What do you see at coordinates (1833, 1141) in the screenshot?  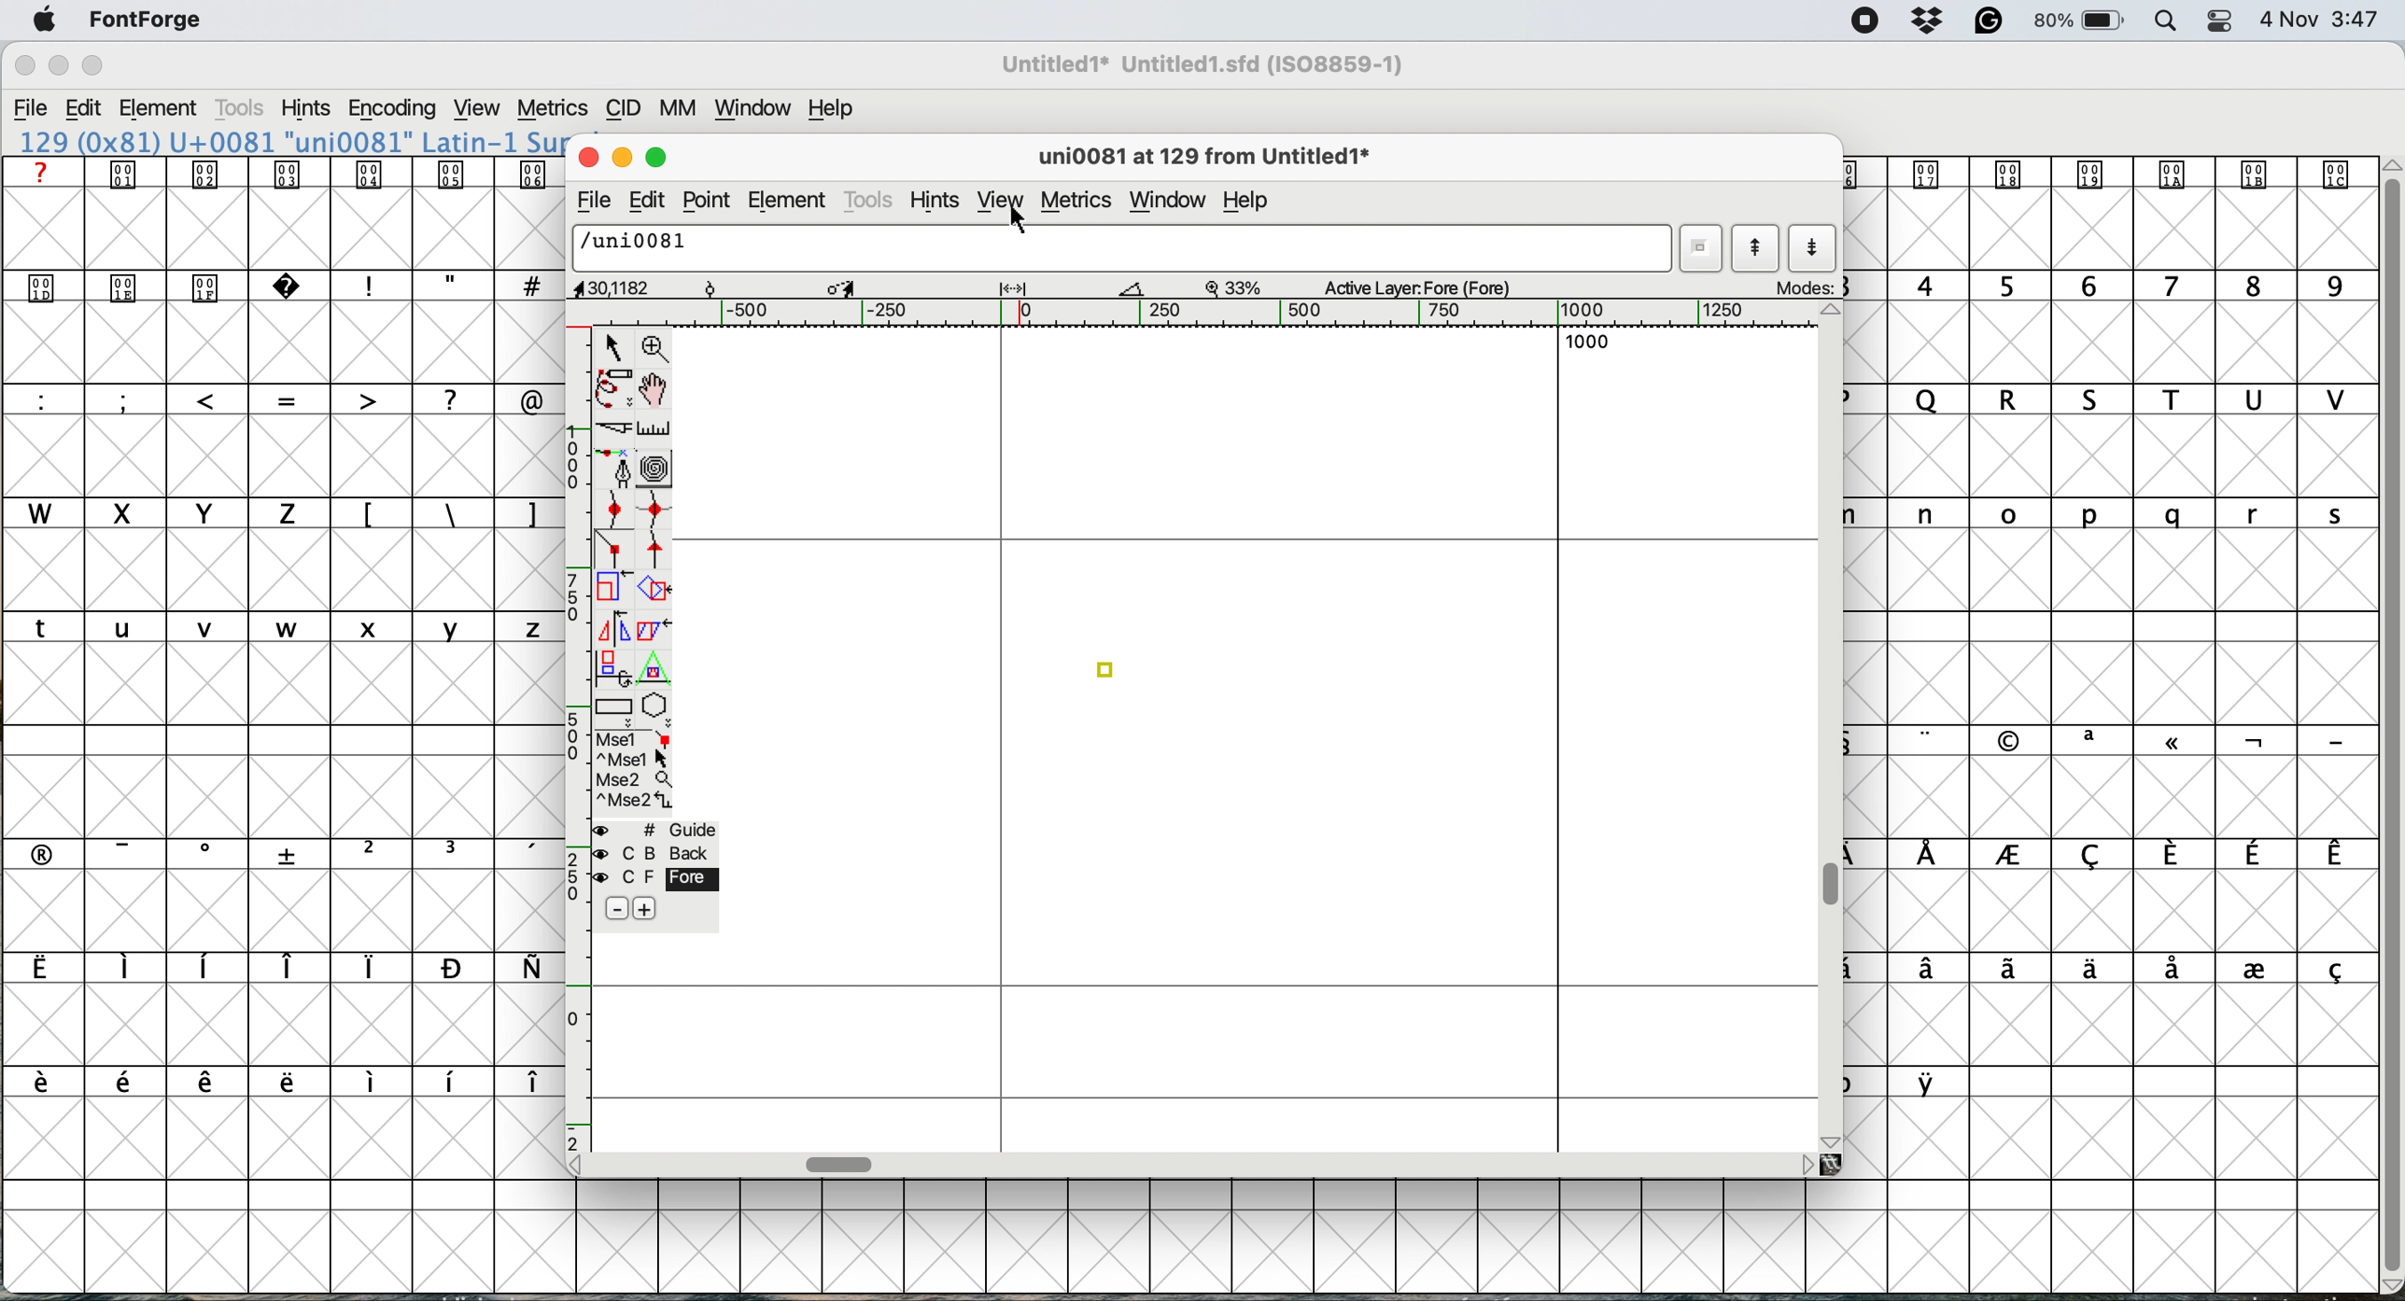 I see `Scroll Button` at bounding box center [1833, 1141].